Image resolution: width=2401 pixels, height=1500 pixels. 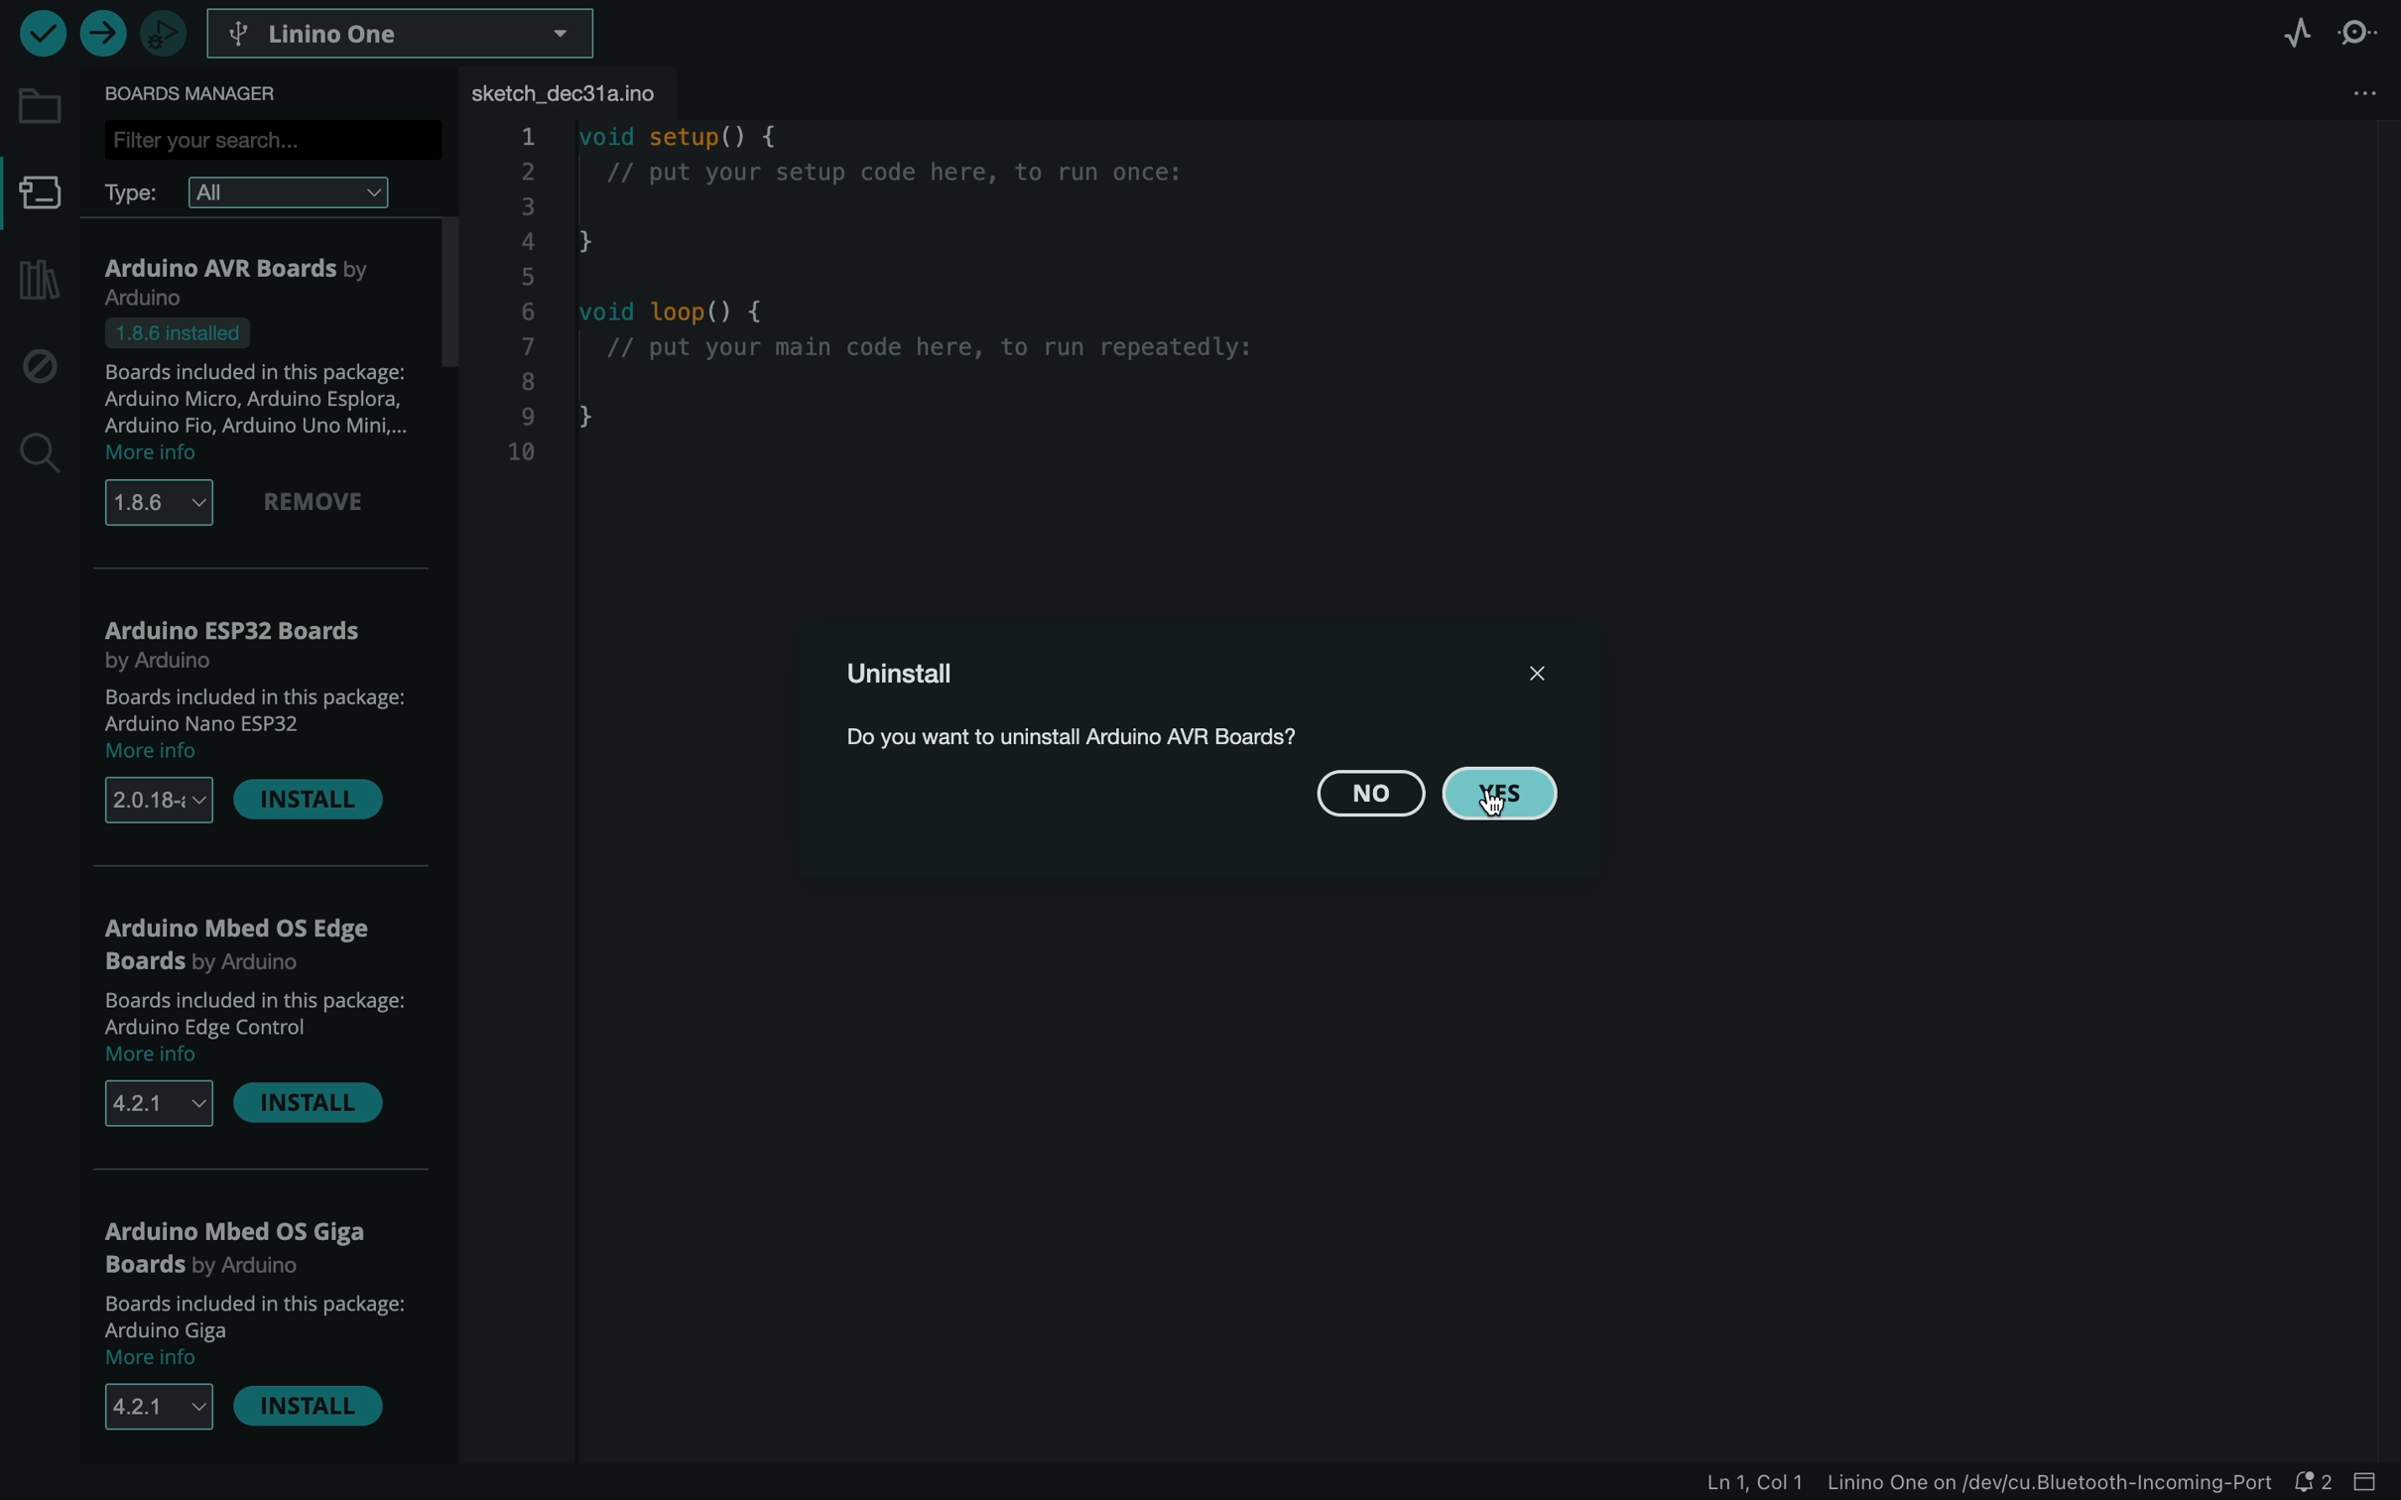 I want to click on description, so click(x=250, y=1316).